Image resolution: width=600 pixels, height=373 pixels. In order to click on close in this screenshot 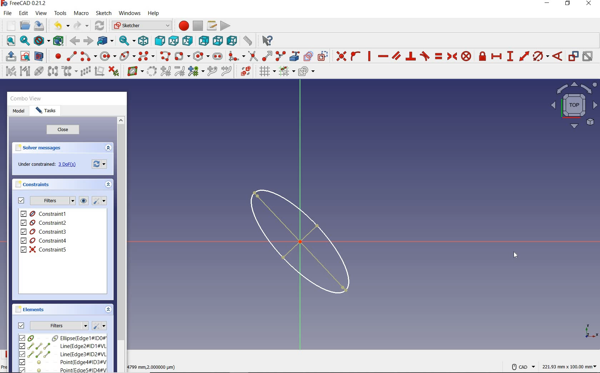, I will do `click(63, 130)`.